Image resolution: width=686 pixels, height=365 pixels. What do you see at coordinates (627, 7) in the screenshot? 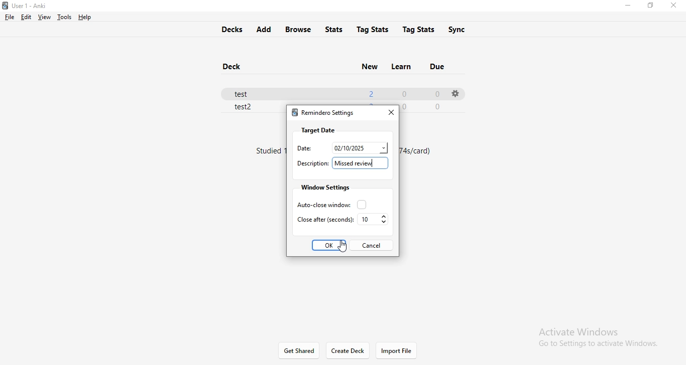
I see `minimise` at bounding box center [627, 7].